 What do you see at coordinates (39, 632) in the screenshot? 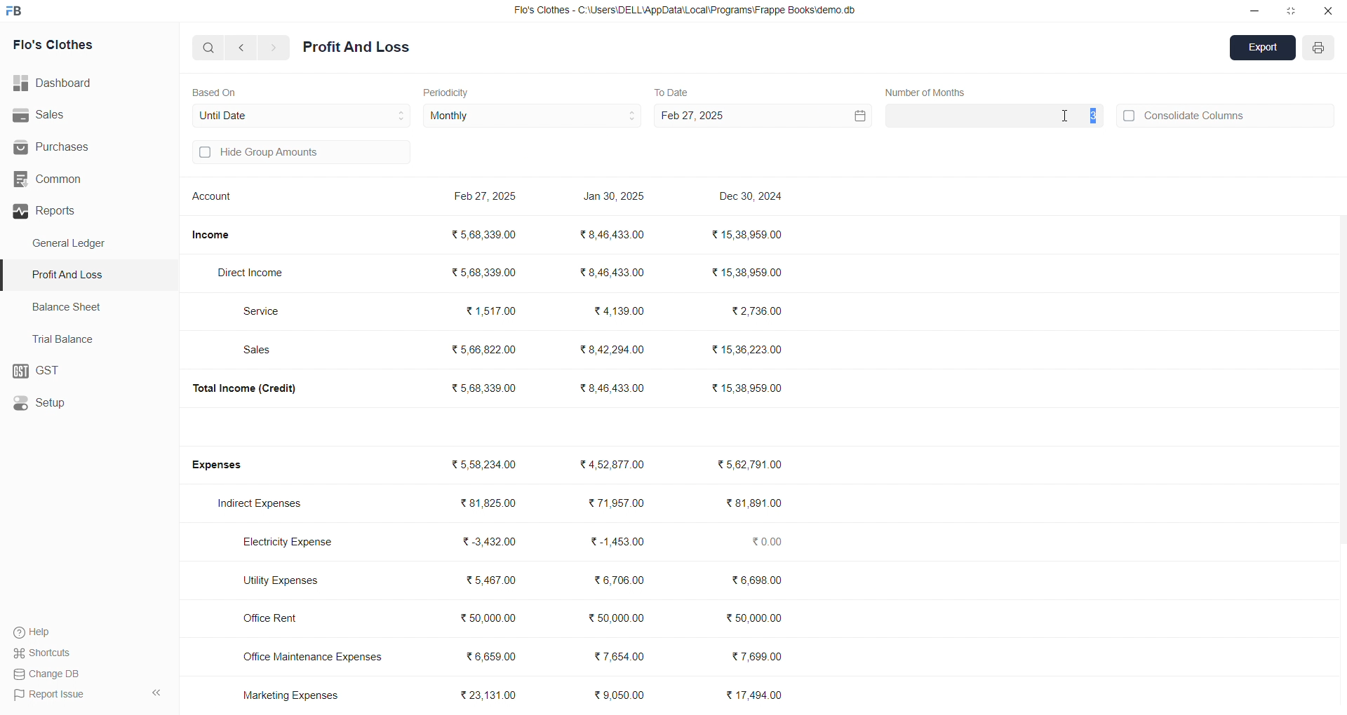
I see `Help` at bounding box center [39, 632].